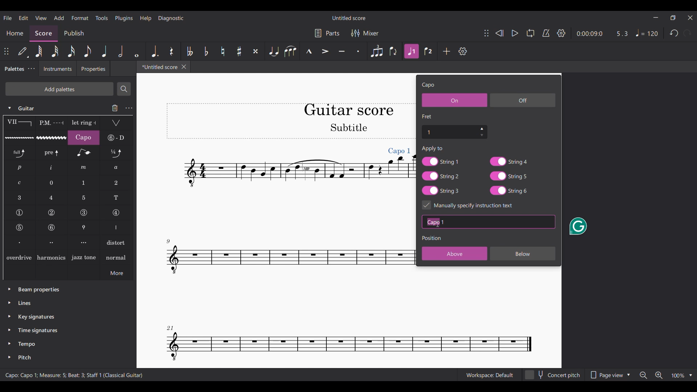  I want to click on Settings, so click(561, 33).